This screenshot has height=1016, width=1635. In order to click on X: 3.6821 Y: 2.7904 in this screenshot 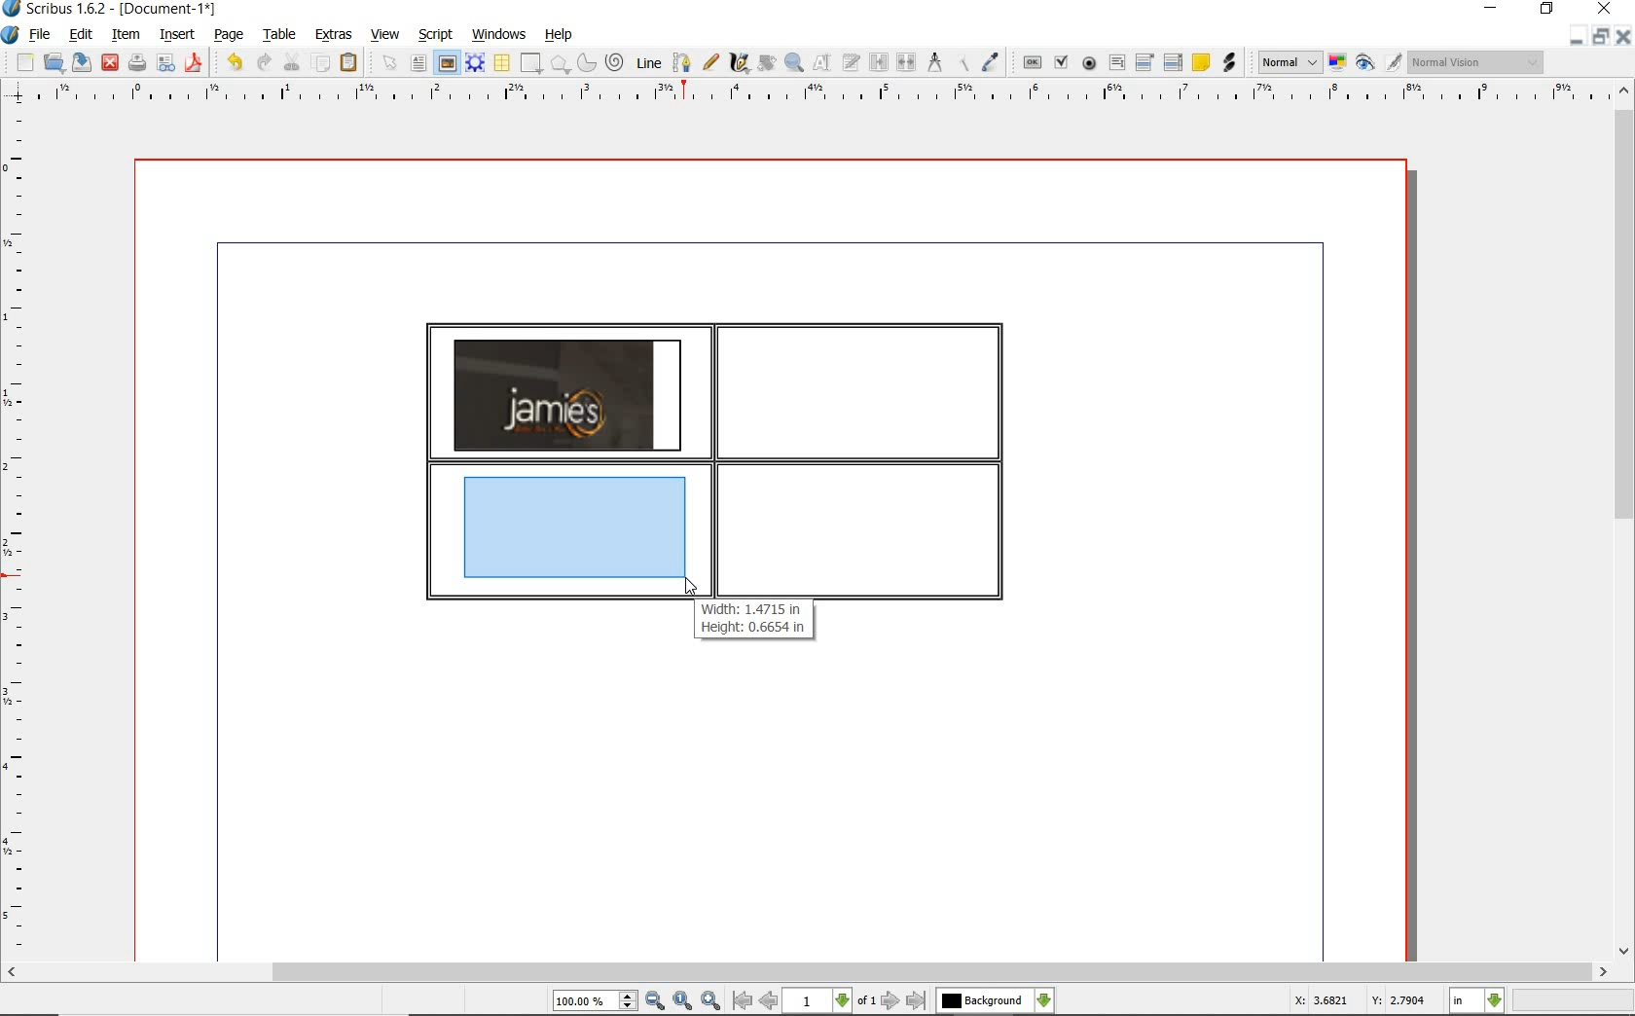, I will do `click(1359, 1001)`.